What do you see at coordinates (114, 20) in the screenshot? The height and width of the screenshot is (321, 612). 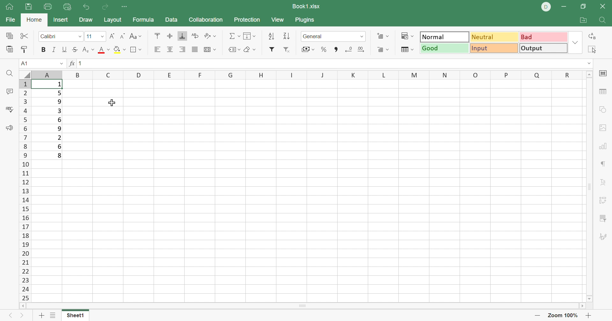 I see `Layout` at bounding box center [114, 20].